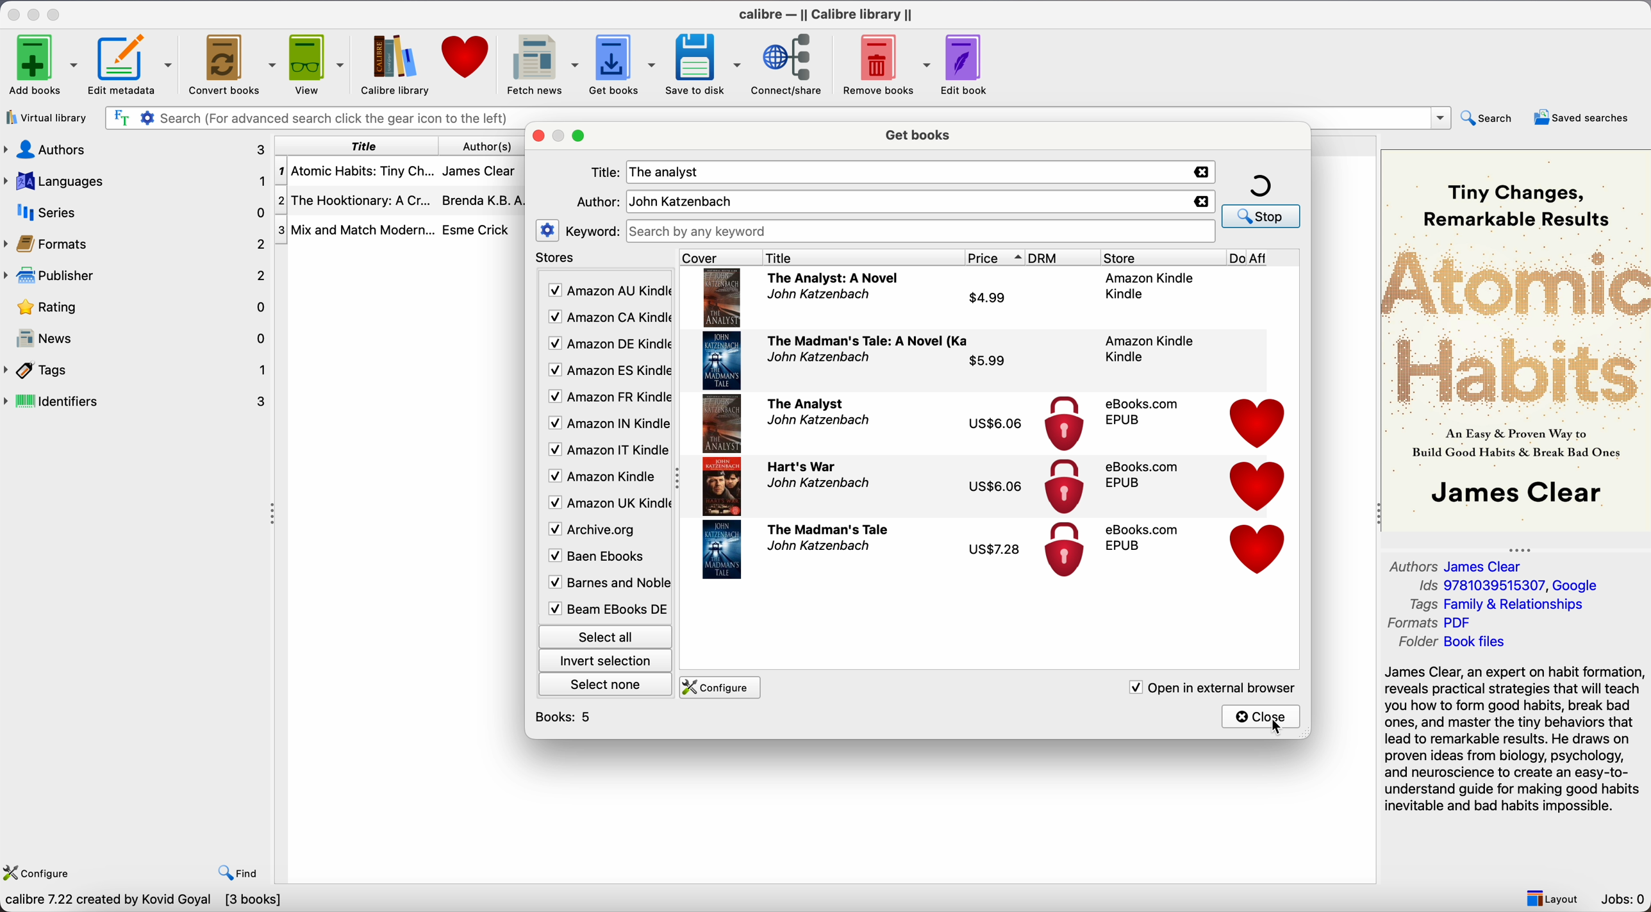 Image resolution: width=1651 pixels, height=912 pixels. I want to click on maximize, so click(56, 12).